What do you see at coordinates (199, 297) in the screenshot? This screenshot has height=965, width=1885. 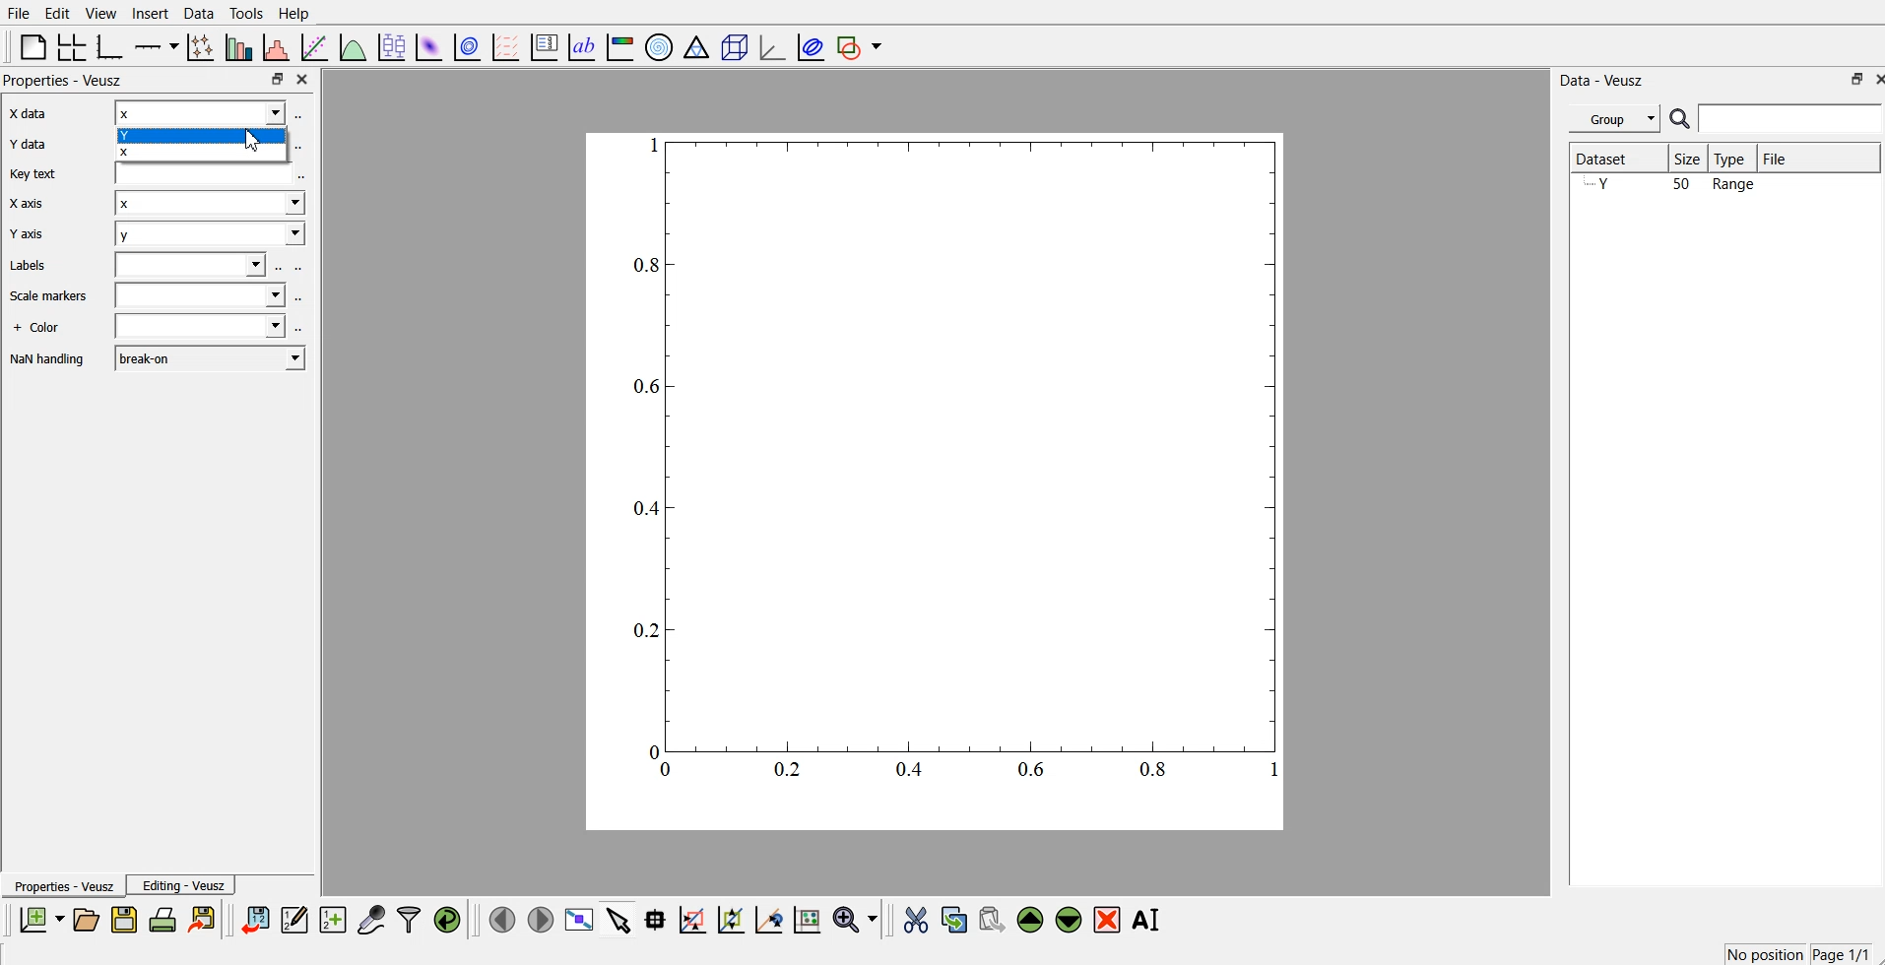 I see `‘Scale markers field` at bounding box center [199, 297].